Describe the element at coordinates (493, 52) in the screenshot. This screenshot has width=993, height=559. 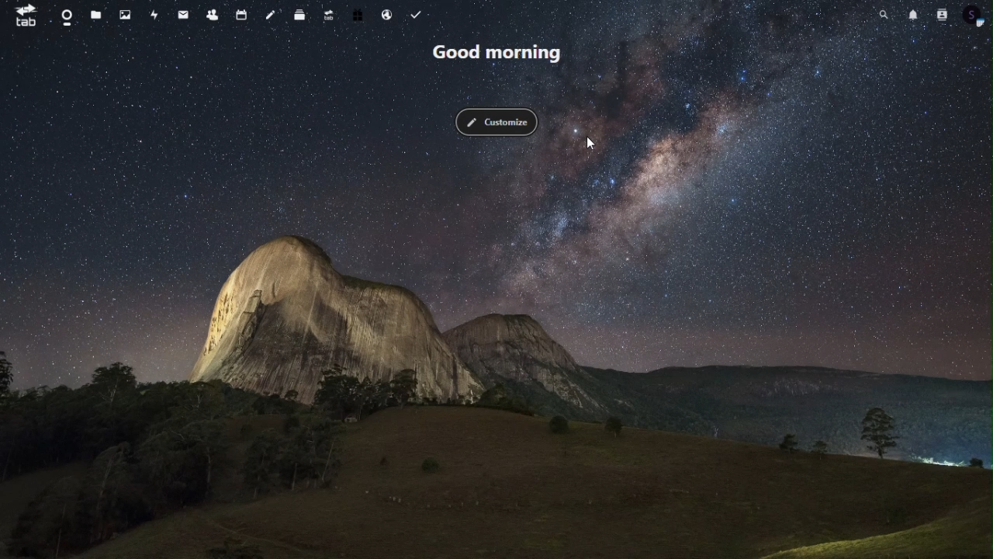
I see `good morning` at that location.